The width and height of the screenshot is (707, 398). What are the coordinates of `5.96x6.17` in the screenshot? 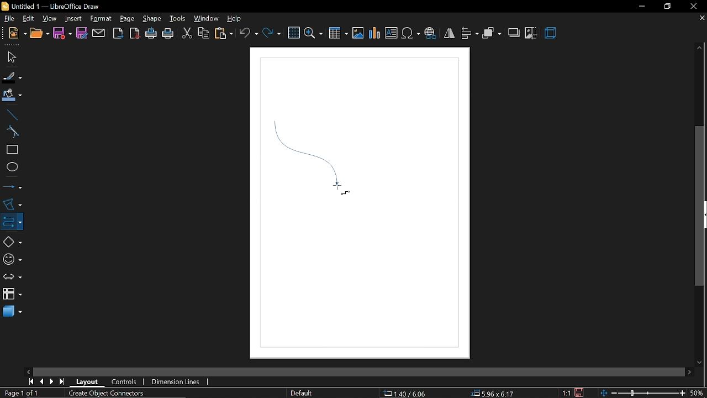 It's located at (492, 392).